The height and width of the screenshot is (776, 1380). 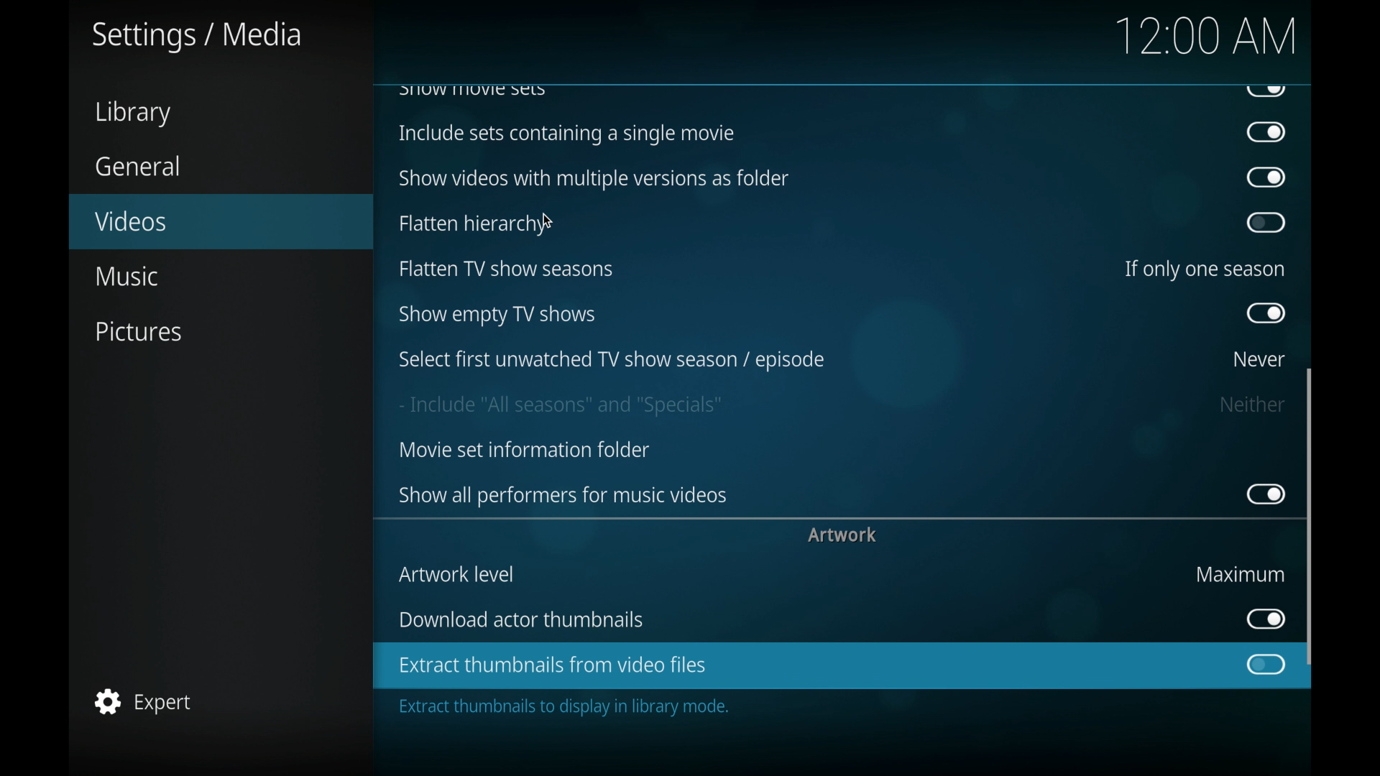 I want to click on select firstunwatched tv show season/episode, so click(x=612, y=361).